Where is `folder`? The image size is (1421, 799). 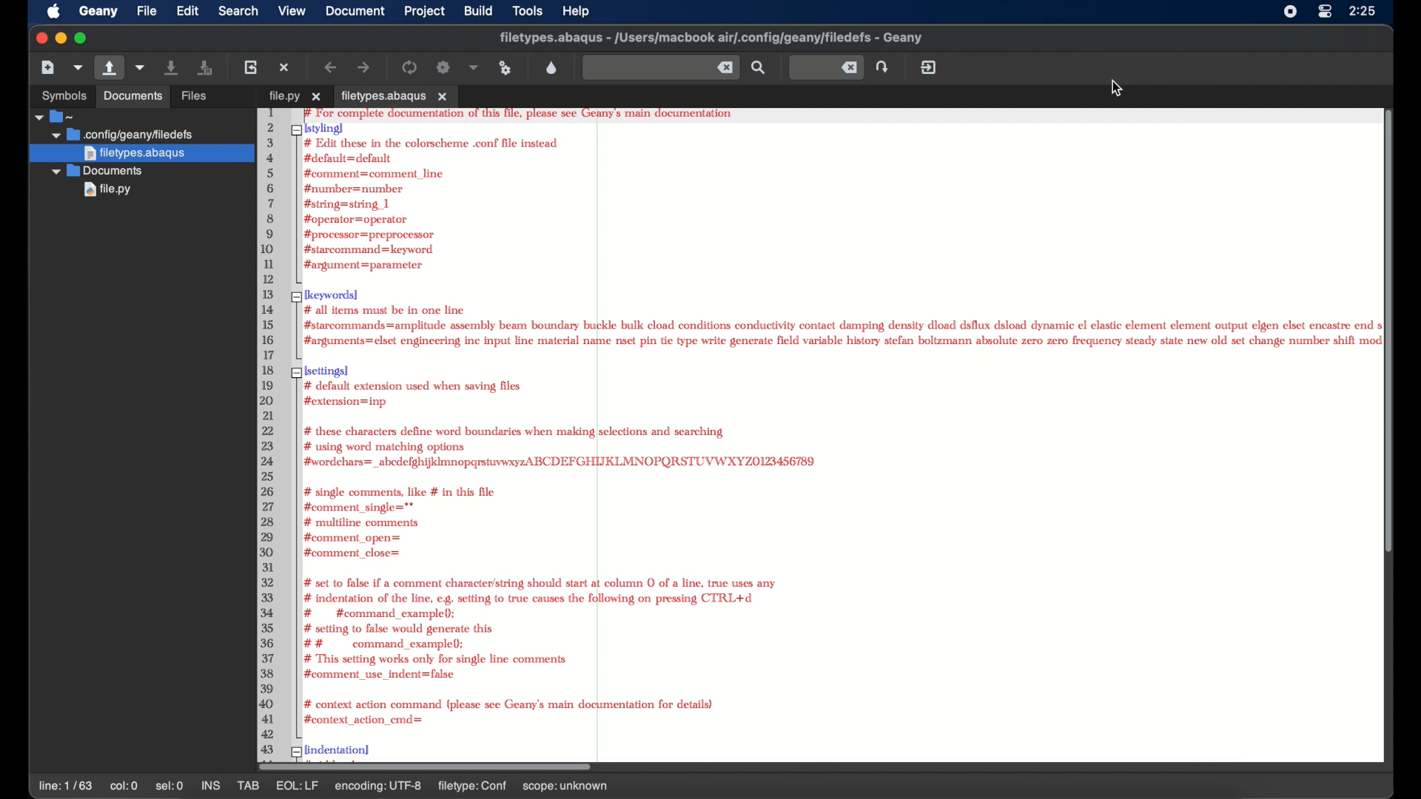 folder is located at coordinates (55, 116).